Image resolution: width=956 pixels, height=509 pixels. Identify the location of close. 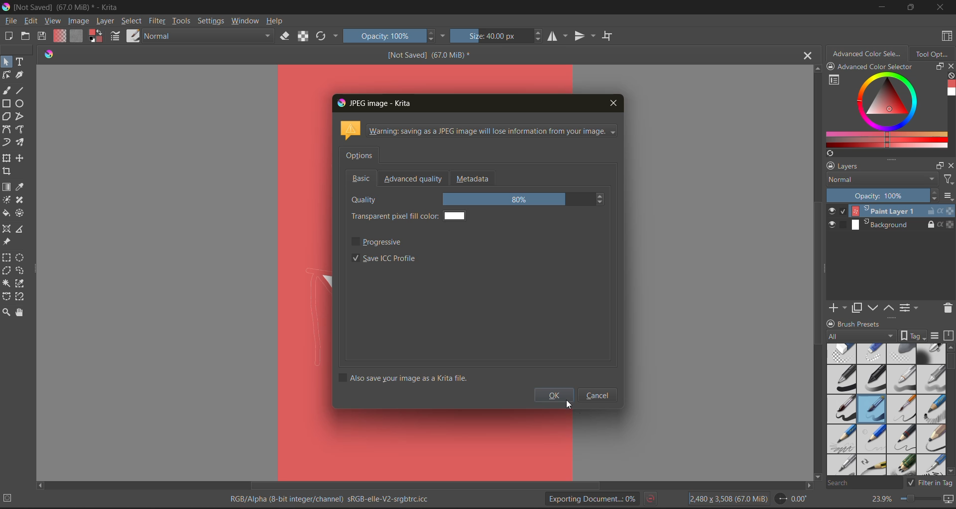
(950, 167).